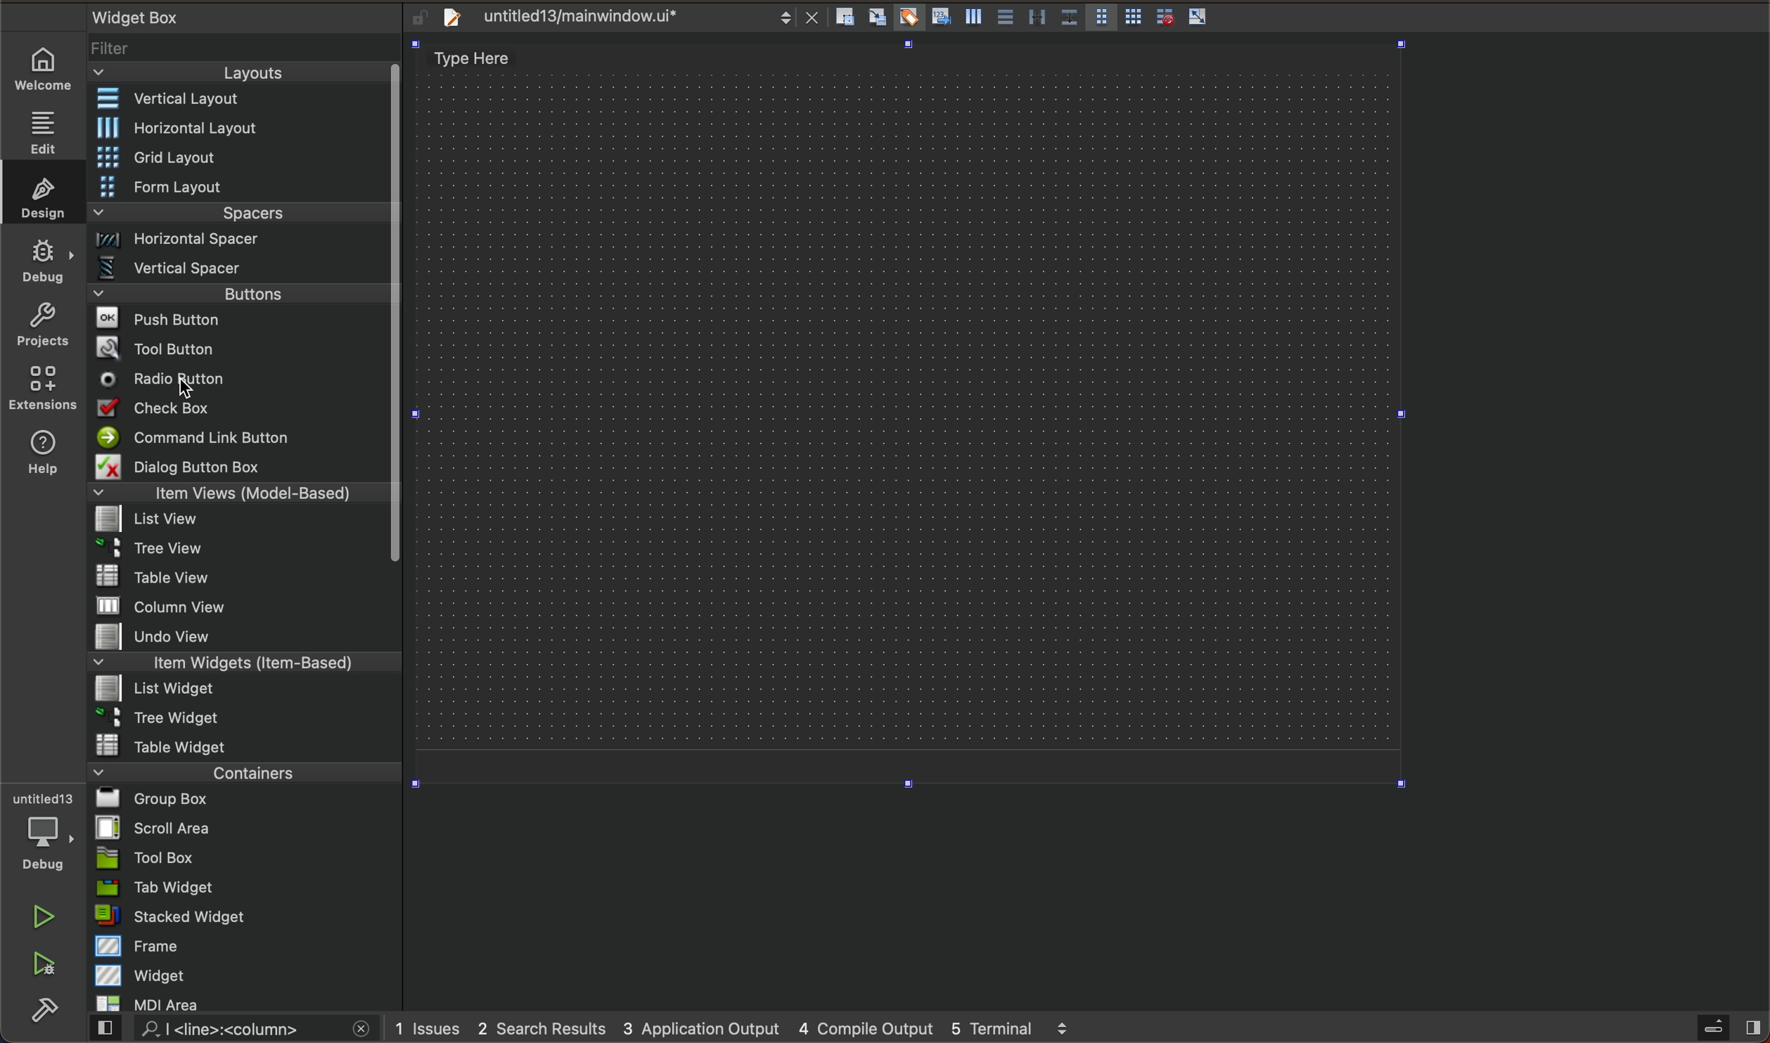  I want to click on spacers, so click(241, 218).